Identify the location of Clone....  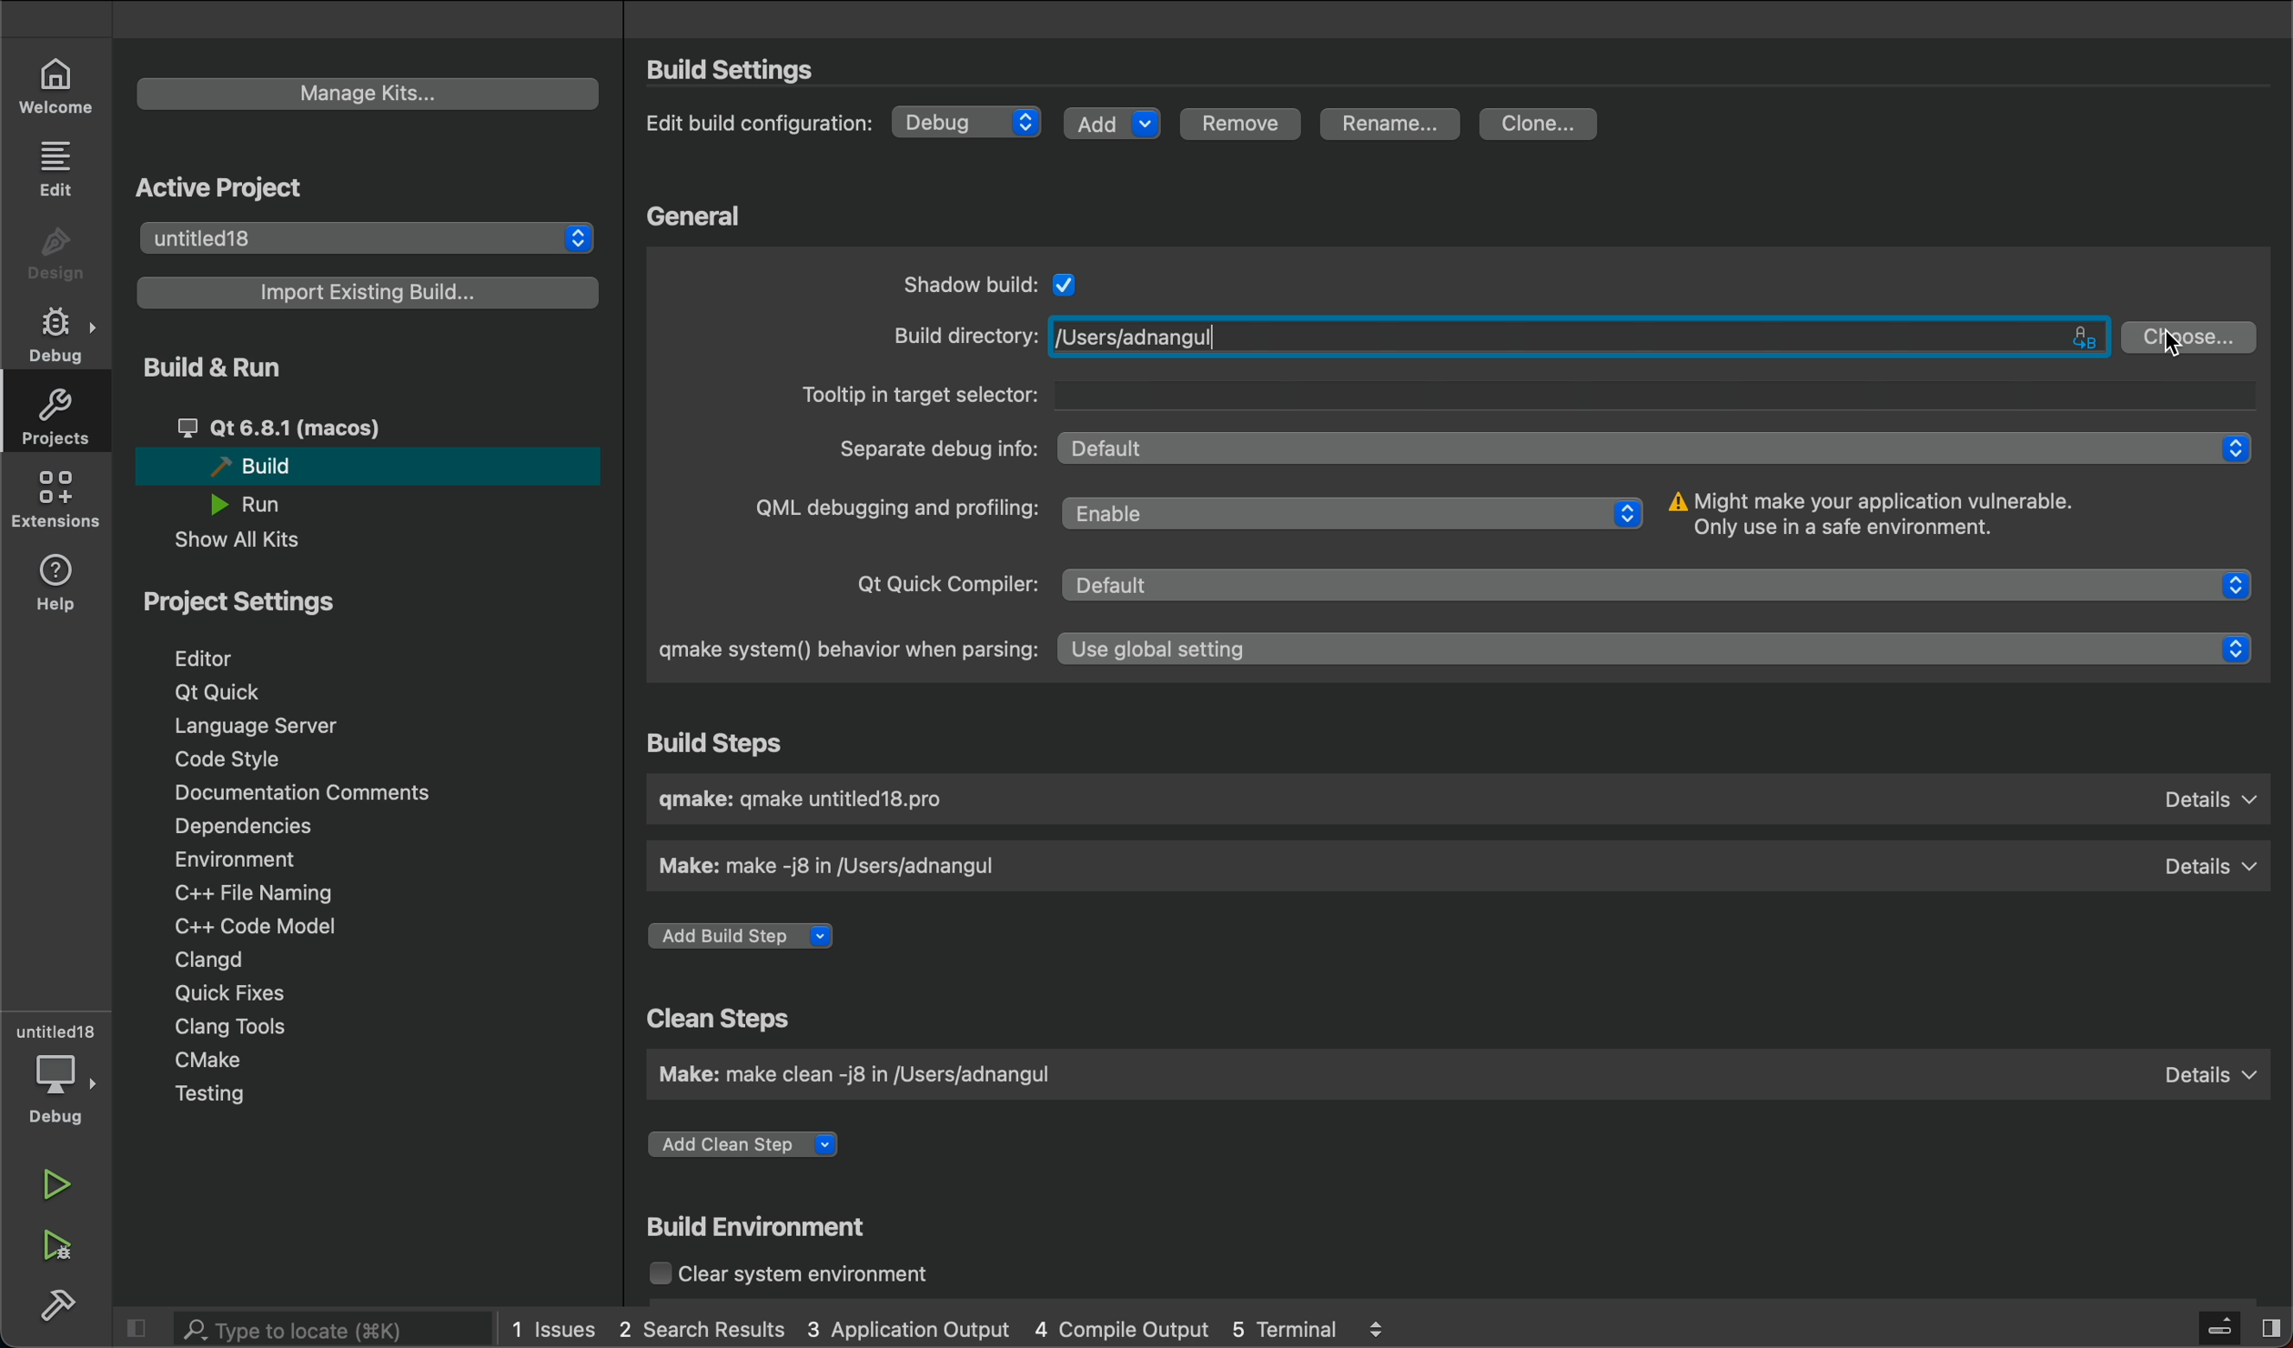
(1540, 121).